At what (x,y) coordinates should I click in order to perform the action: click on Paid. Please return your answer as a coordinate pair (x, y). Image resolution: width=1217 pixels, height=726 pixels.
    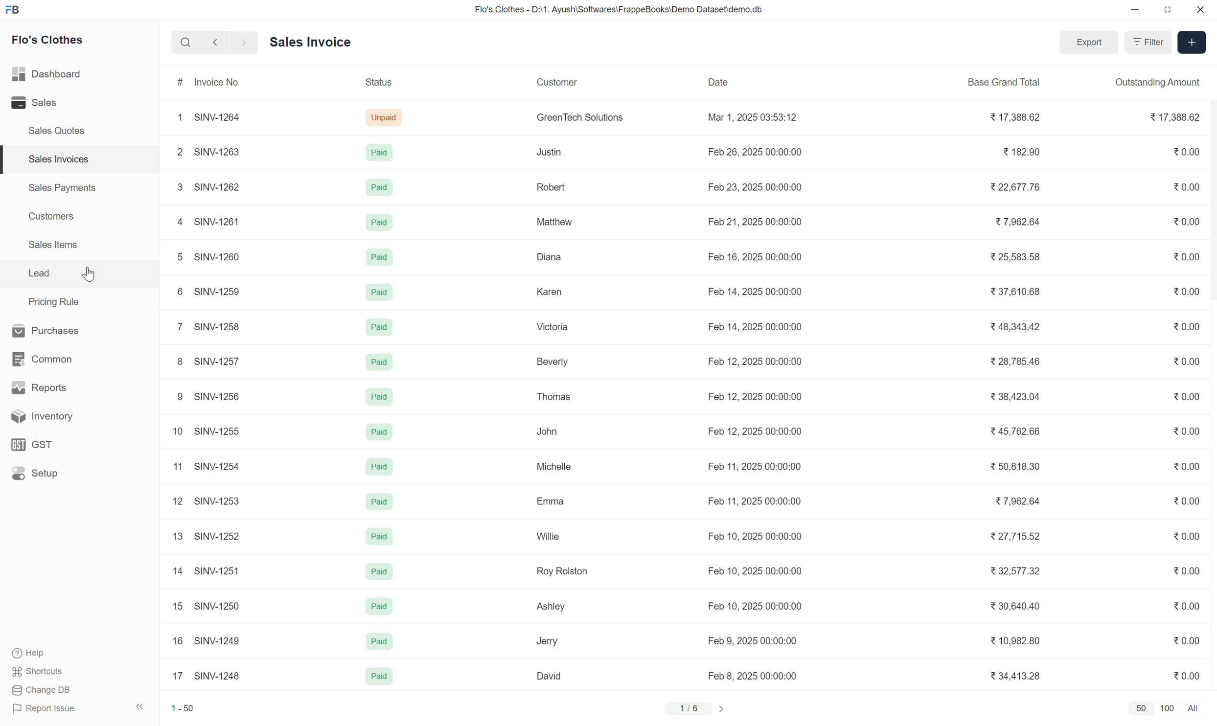
    Looking at the image, I should click on (381, 362).